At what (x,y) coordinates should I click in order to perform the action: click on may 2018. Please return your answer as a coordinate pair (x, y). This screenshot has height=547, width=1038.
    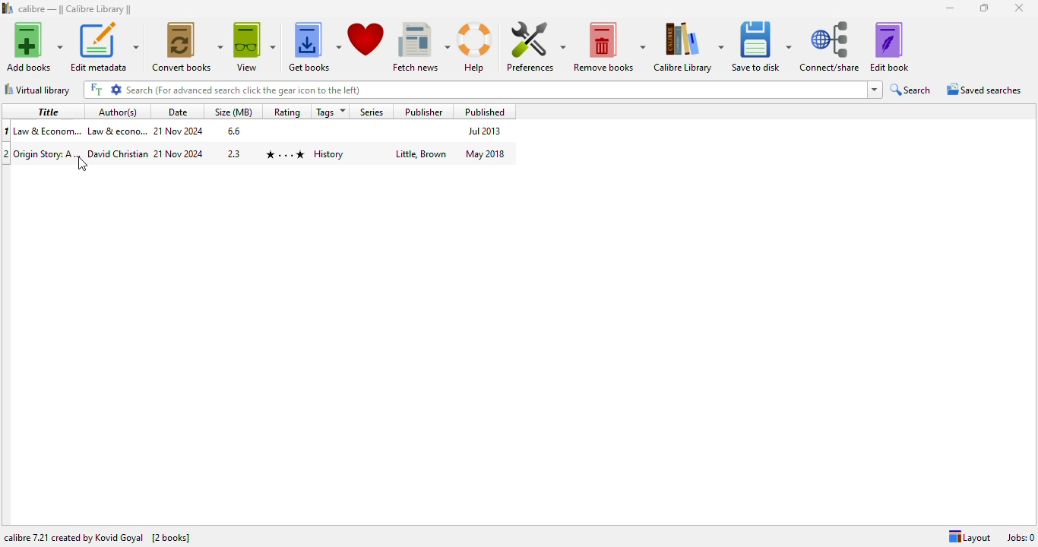
    Looking at the image, I should click on (485, 153).